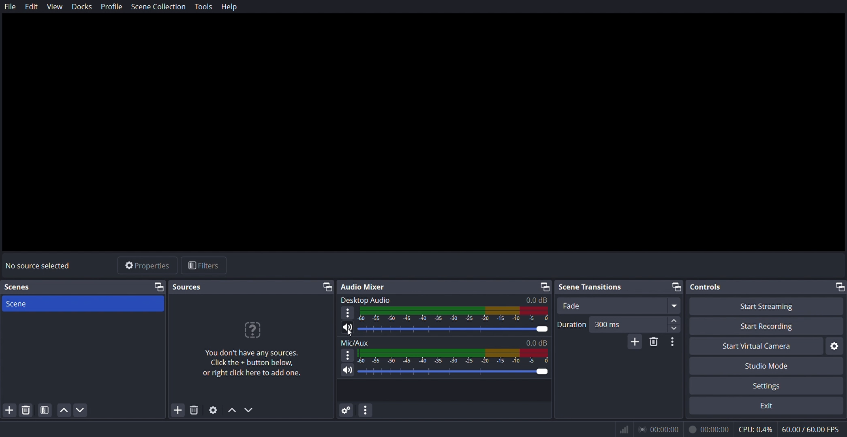 The height and width of the screenshot is (437, 847). Describe the element at coordinates (653, 342) in the screenshot. I see `delete scene transitions` at that location.